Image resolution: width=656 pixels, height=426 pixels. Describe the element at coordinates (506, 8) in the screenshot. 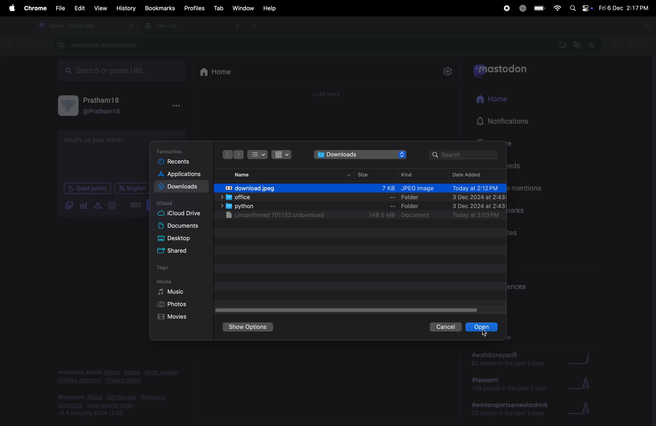

I see `record` at that location.